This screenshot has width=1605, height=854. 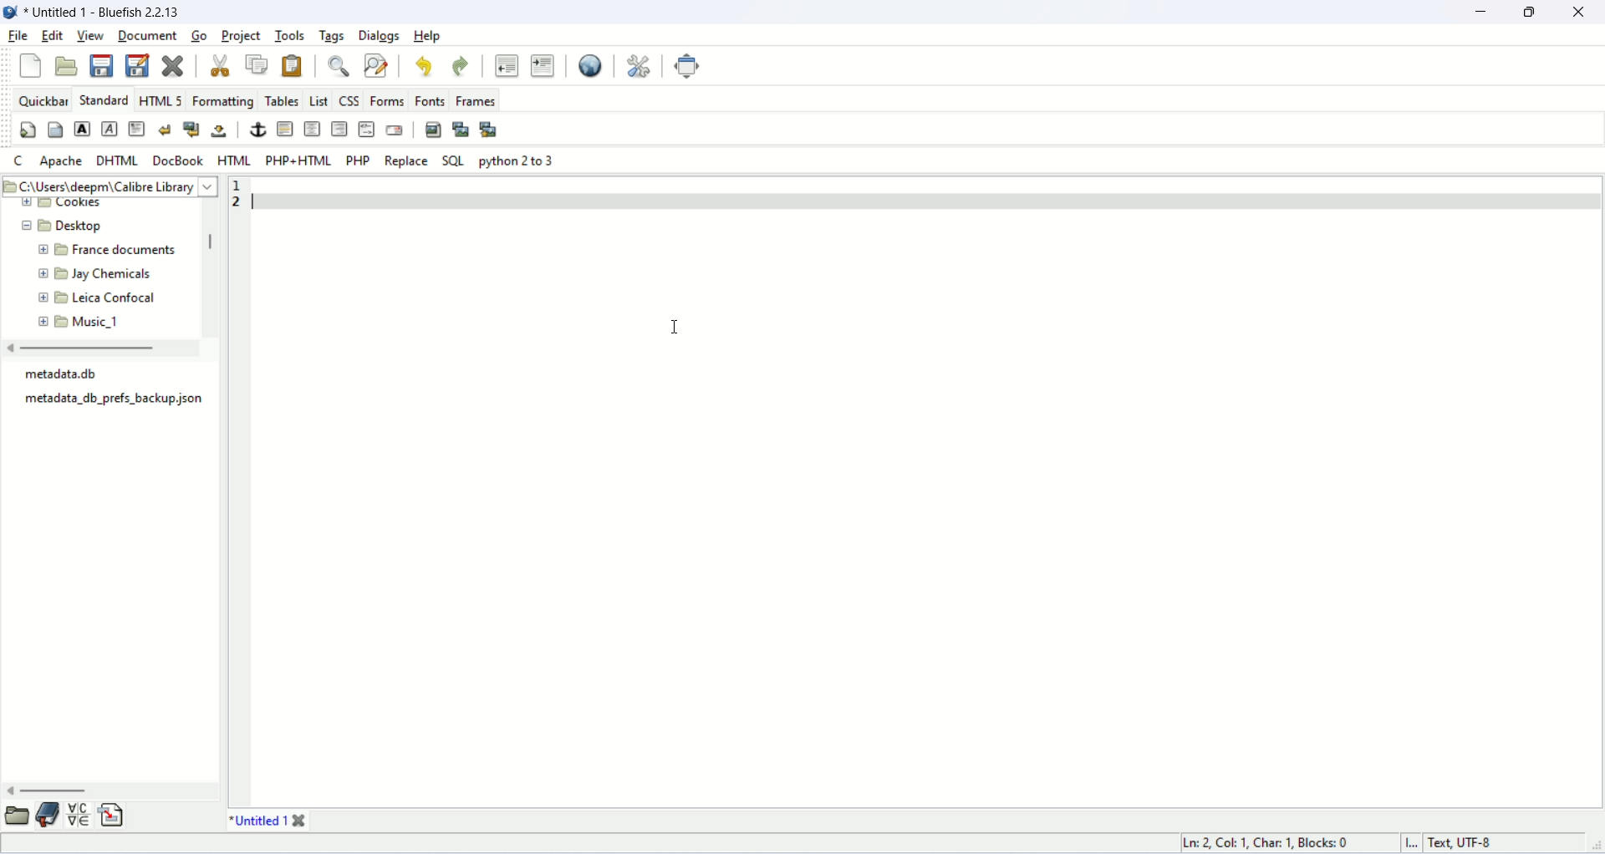 I want to click on document, so click(x=148, y=35).